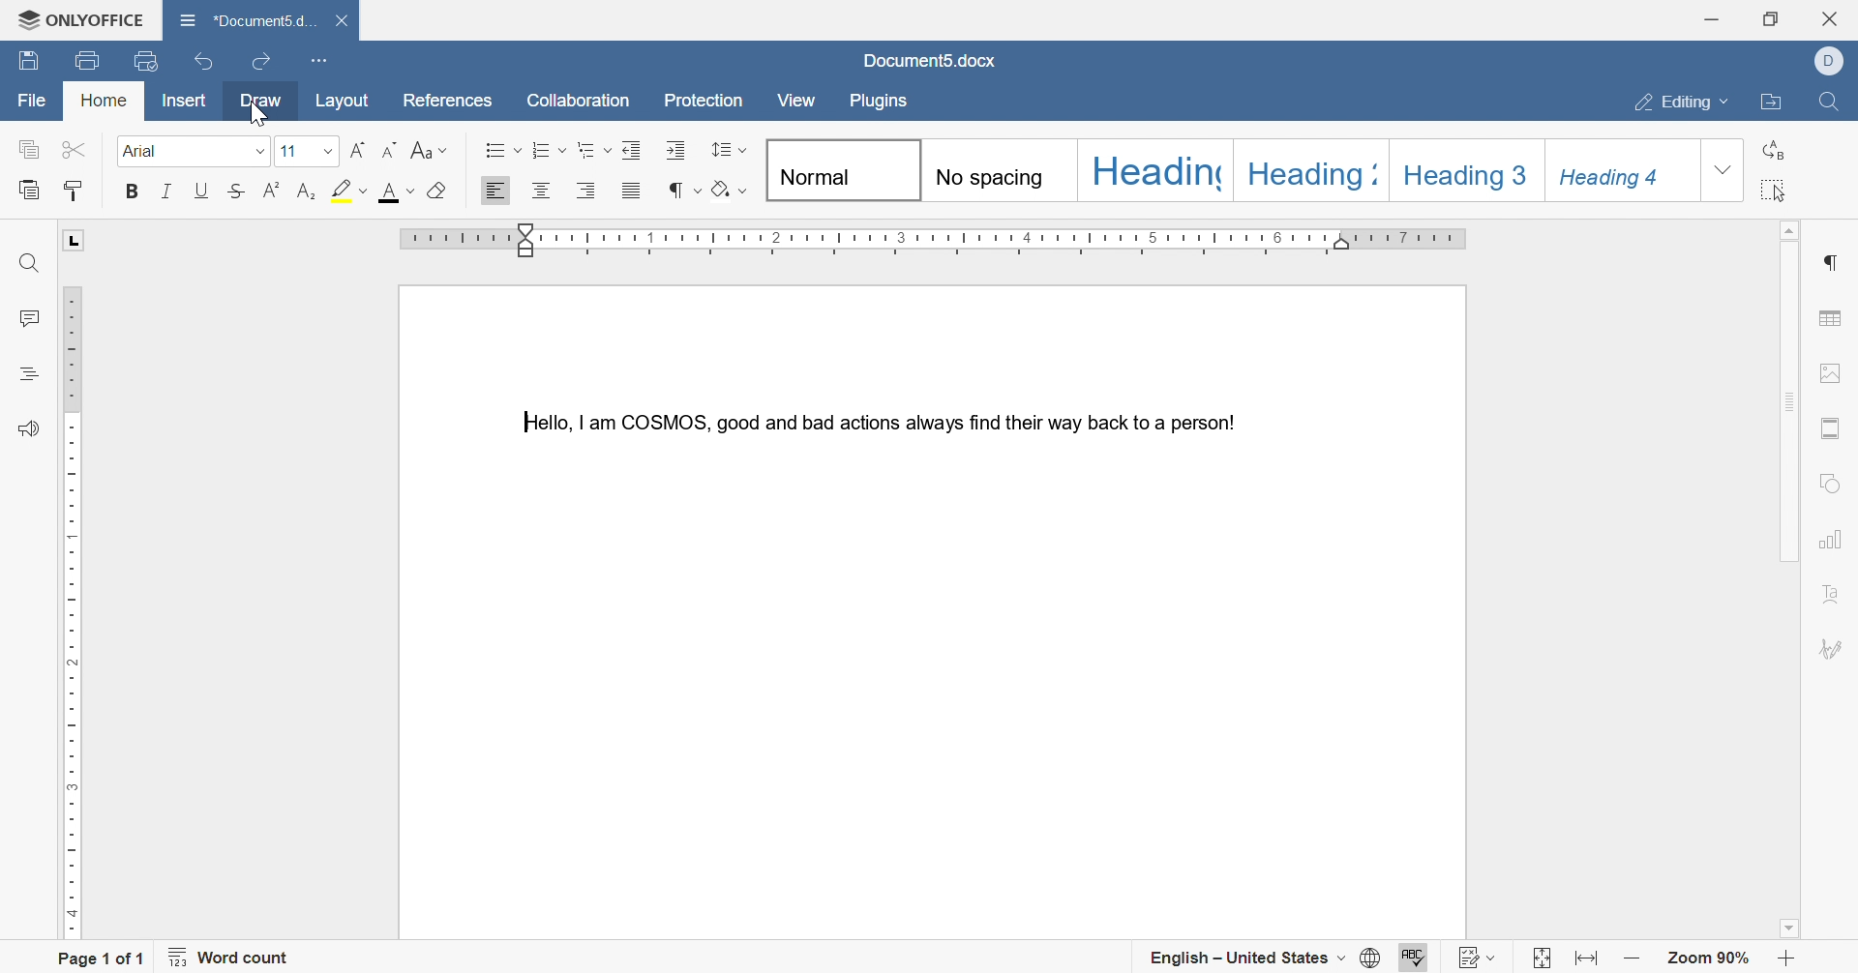 The width and height of the screenshot is (1858, 973). I want to click on minimize, so click(1711, 16).